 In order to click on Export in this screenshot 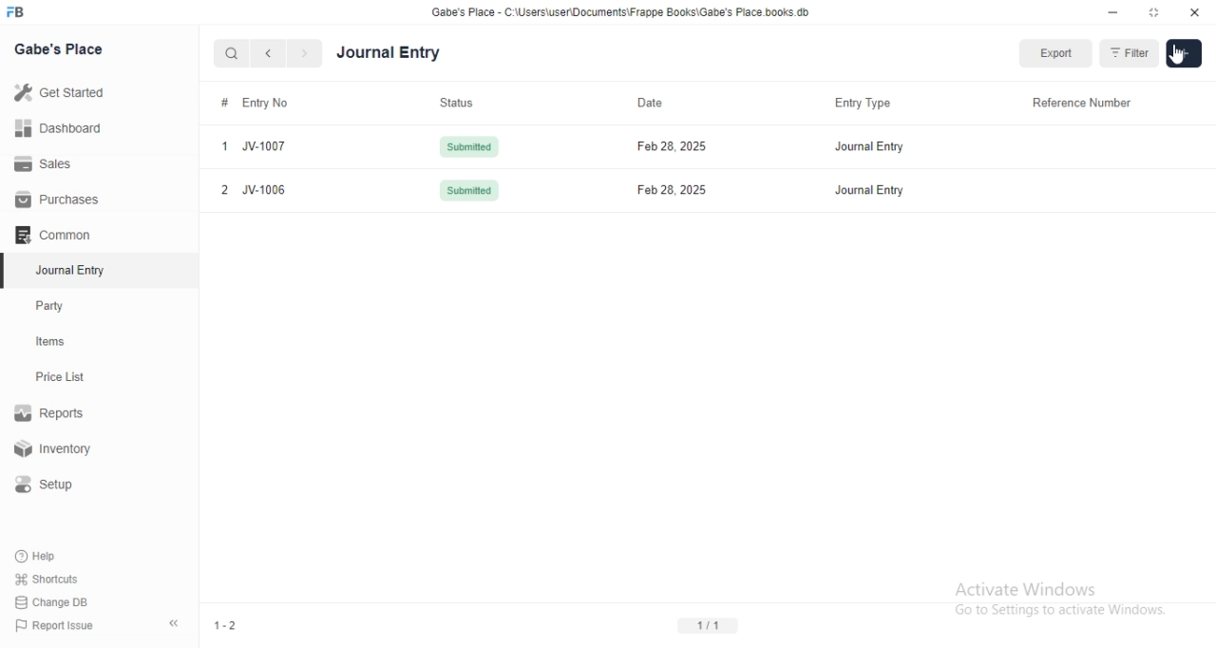, I will do `click(1054, 53)`.